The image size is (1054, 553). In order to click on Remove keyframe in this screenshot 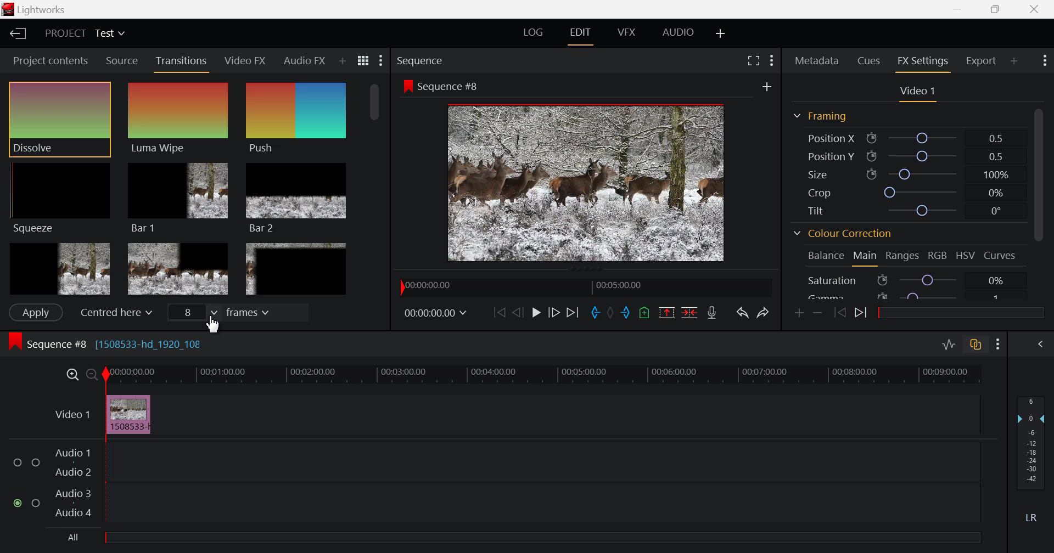, I will do `click(820, 312)`.